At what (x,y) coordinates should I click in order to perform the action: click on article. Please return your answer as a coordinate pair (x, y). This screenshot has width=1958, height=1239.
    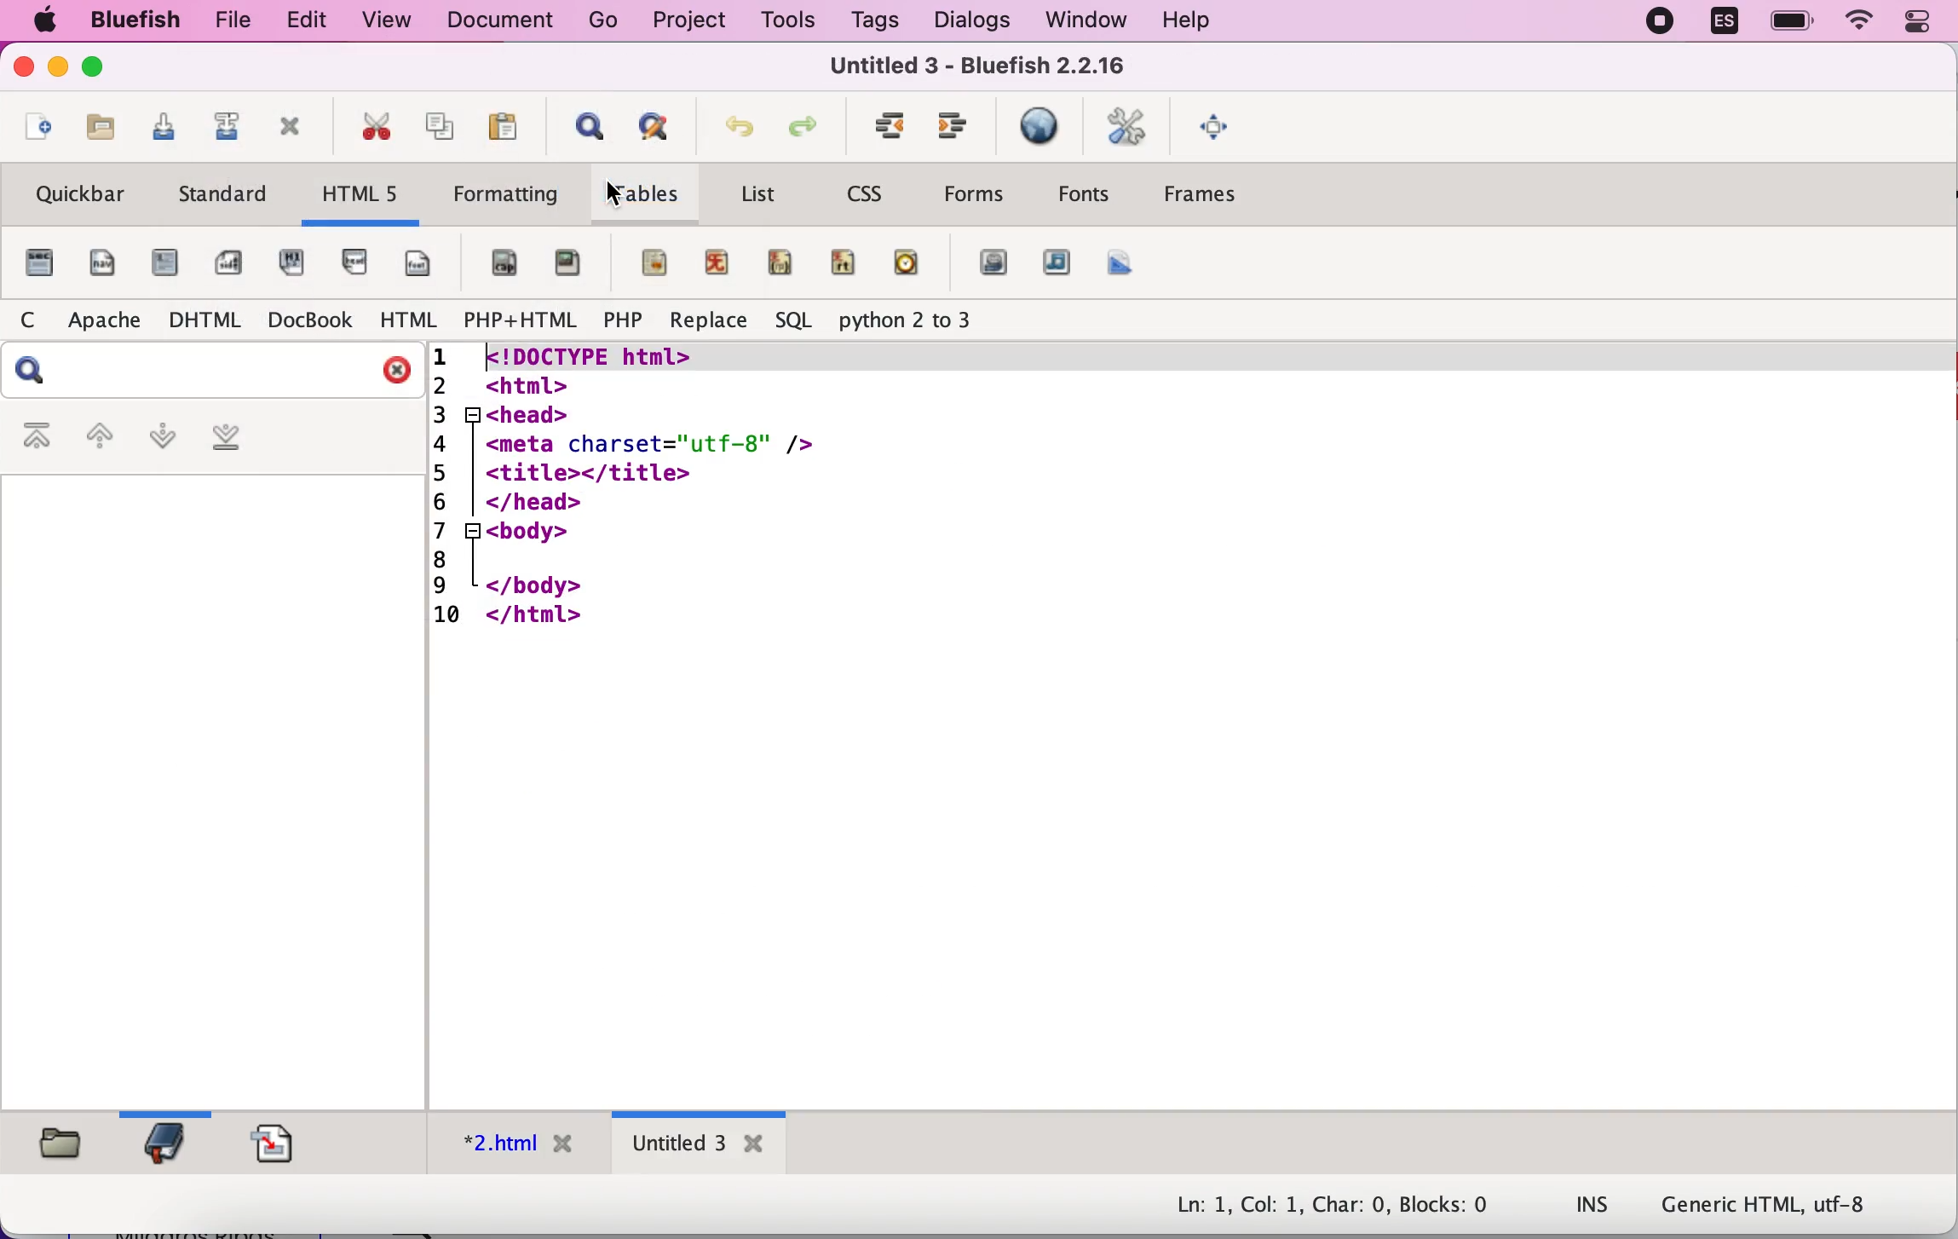
    Looking at the image, I should click on (164, 265).